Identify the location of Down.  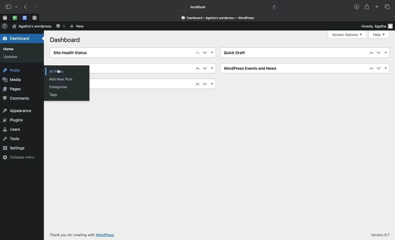
(378, 53).